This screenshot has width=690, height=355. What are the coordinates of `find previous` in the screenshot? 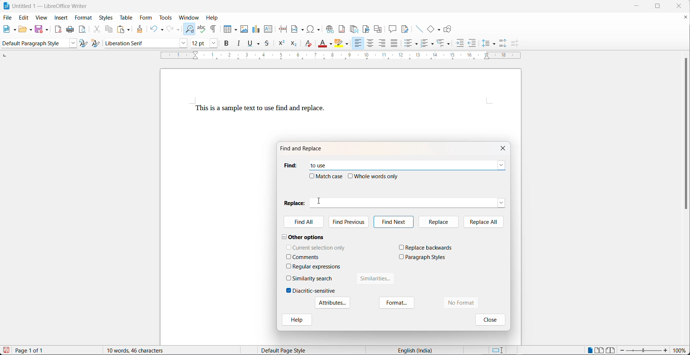 It's located at (350, 221).